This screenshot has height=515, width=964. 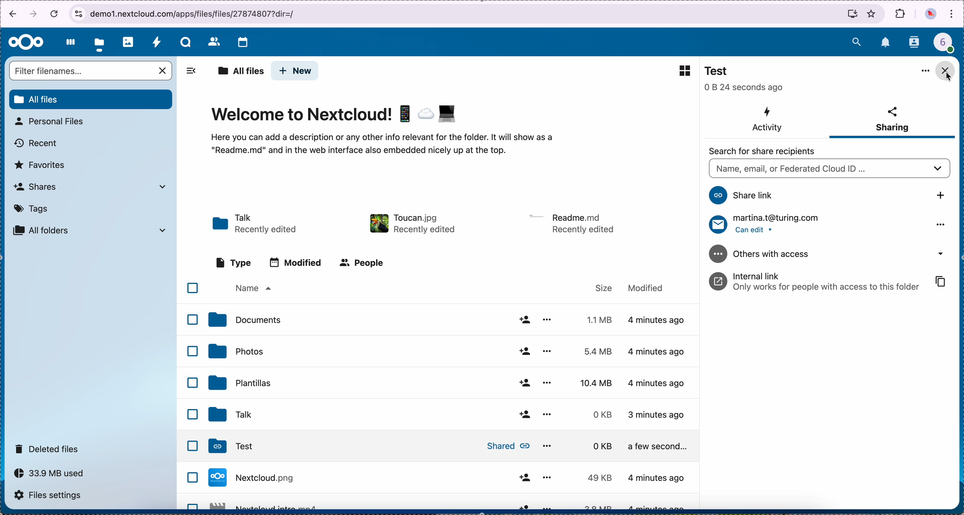 What do you see at coordinates (52, 121) in the screenshot?
I see `personal files` at bounding box center [52, 121].